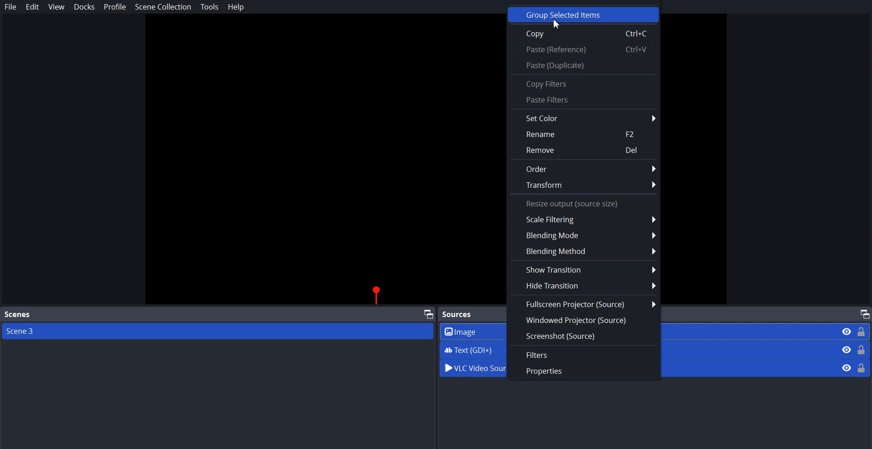  Describe the element at coordinates (429, 313) in the screenshot. I see `Maximize` at that location.